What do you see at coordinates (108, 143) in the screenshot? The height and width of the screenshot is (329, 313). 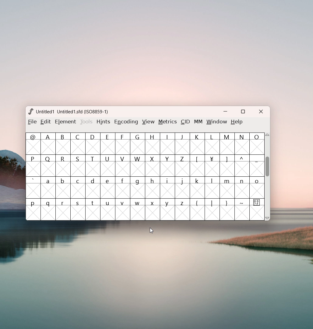 I see `` at bounding box center [108, 143].